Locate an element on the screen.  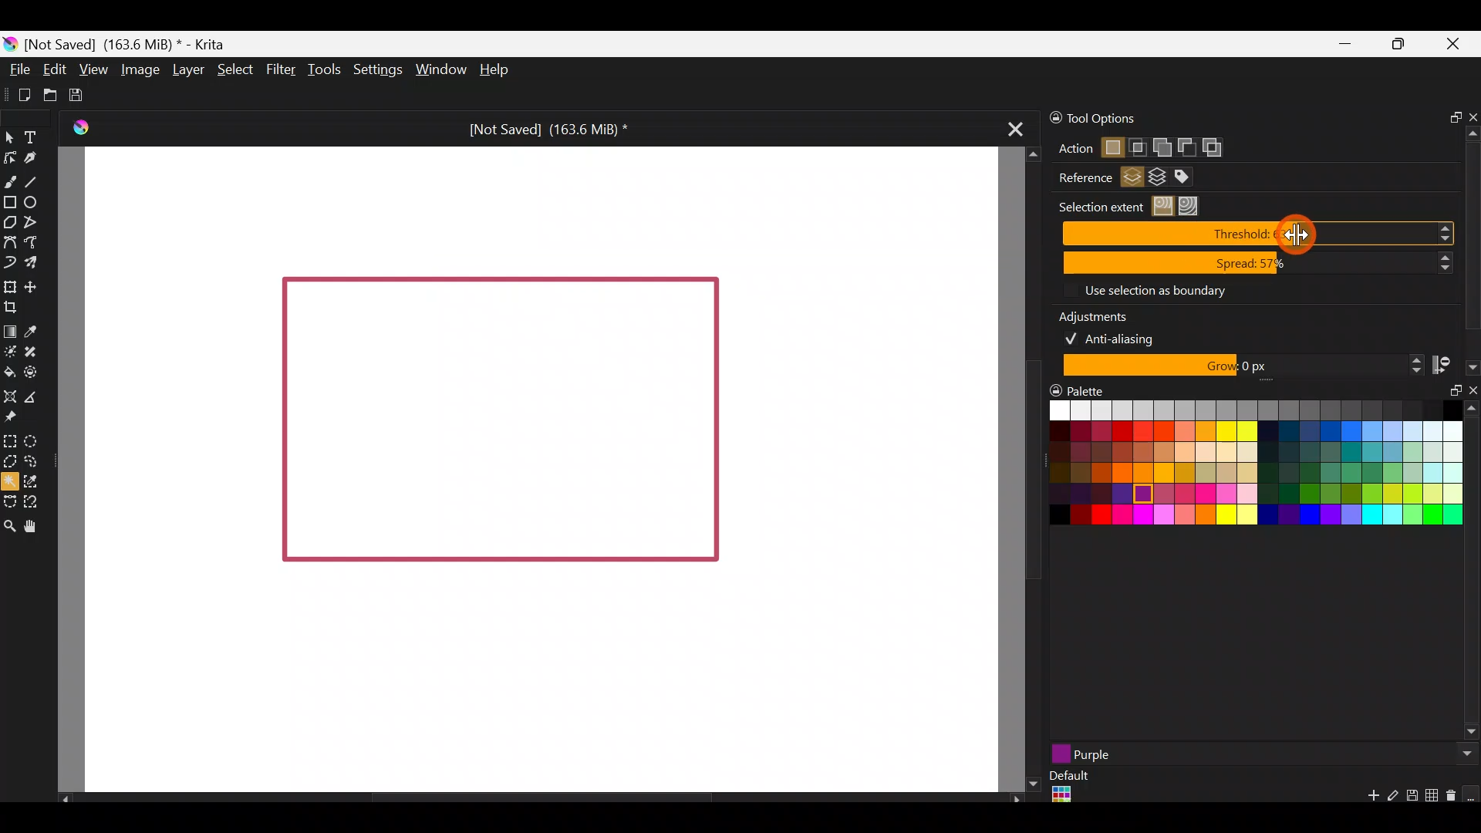
Bezier curve tool is located at coordinates (9, 240).